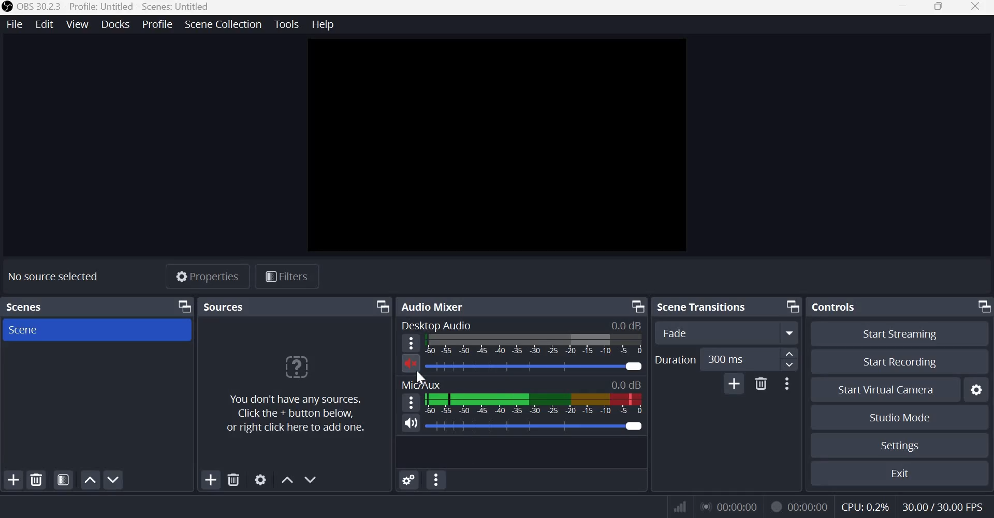 Image resolution: width=994 pixels, height=518 pixels. I want to click on Connection Status Indicator, so click(678, 507).